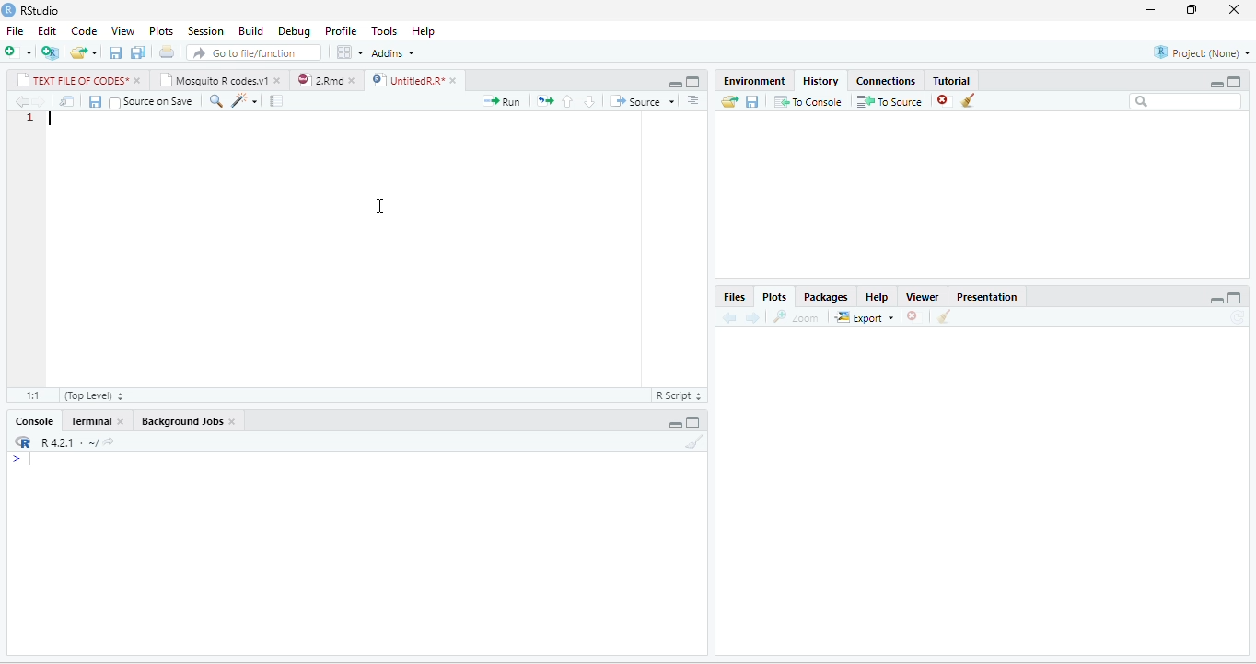 The image size is (1256, 664). Describe the element at coordinates (15, 31) in the screenshot. I see `File` at that location.